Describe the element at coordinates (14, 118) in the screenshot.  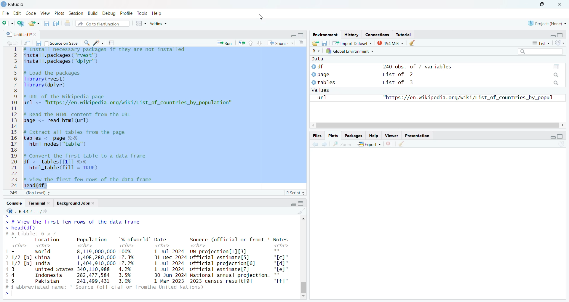
I see `line numbering` at that location.